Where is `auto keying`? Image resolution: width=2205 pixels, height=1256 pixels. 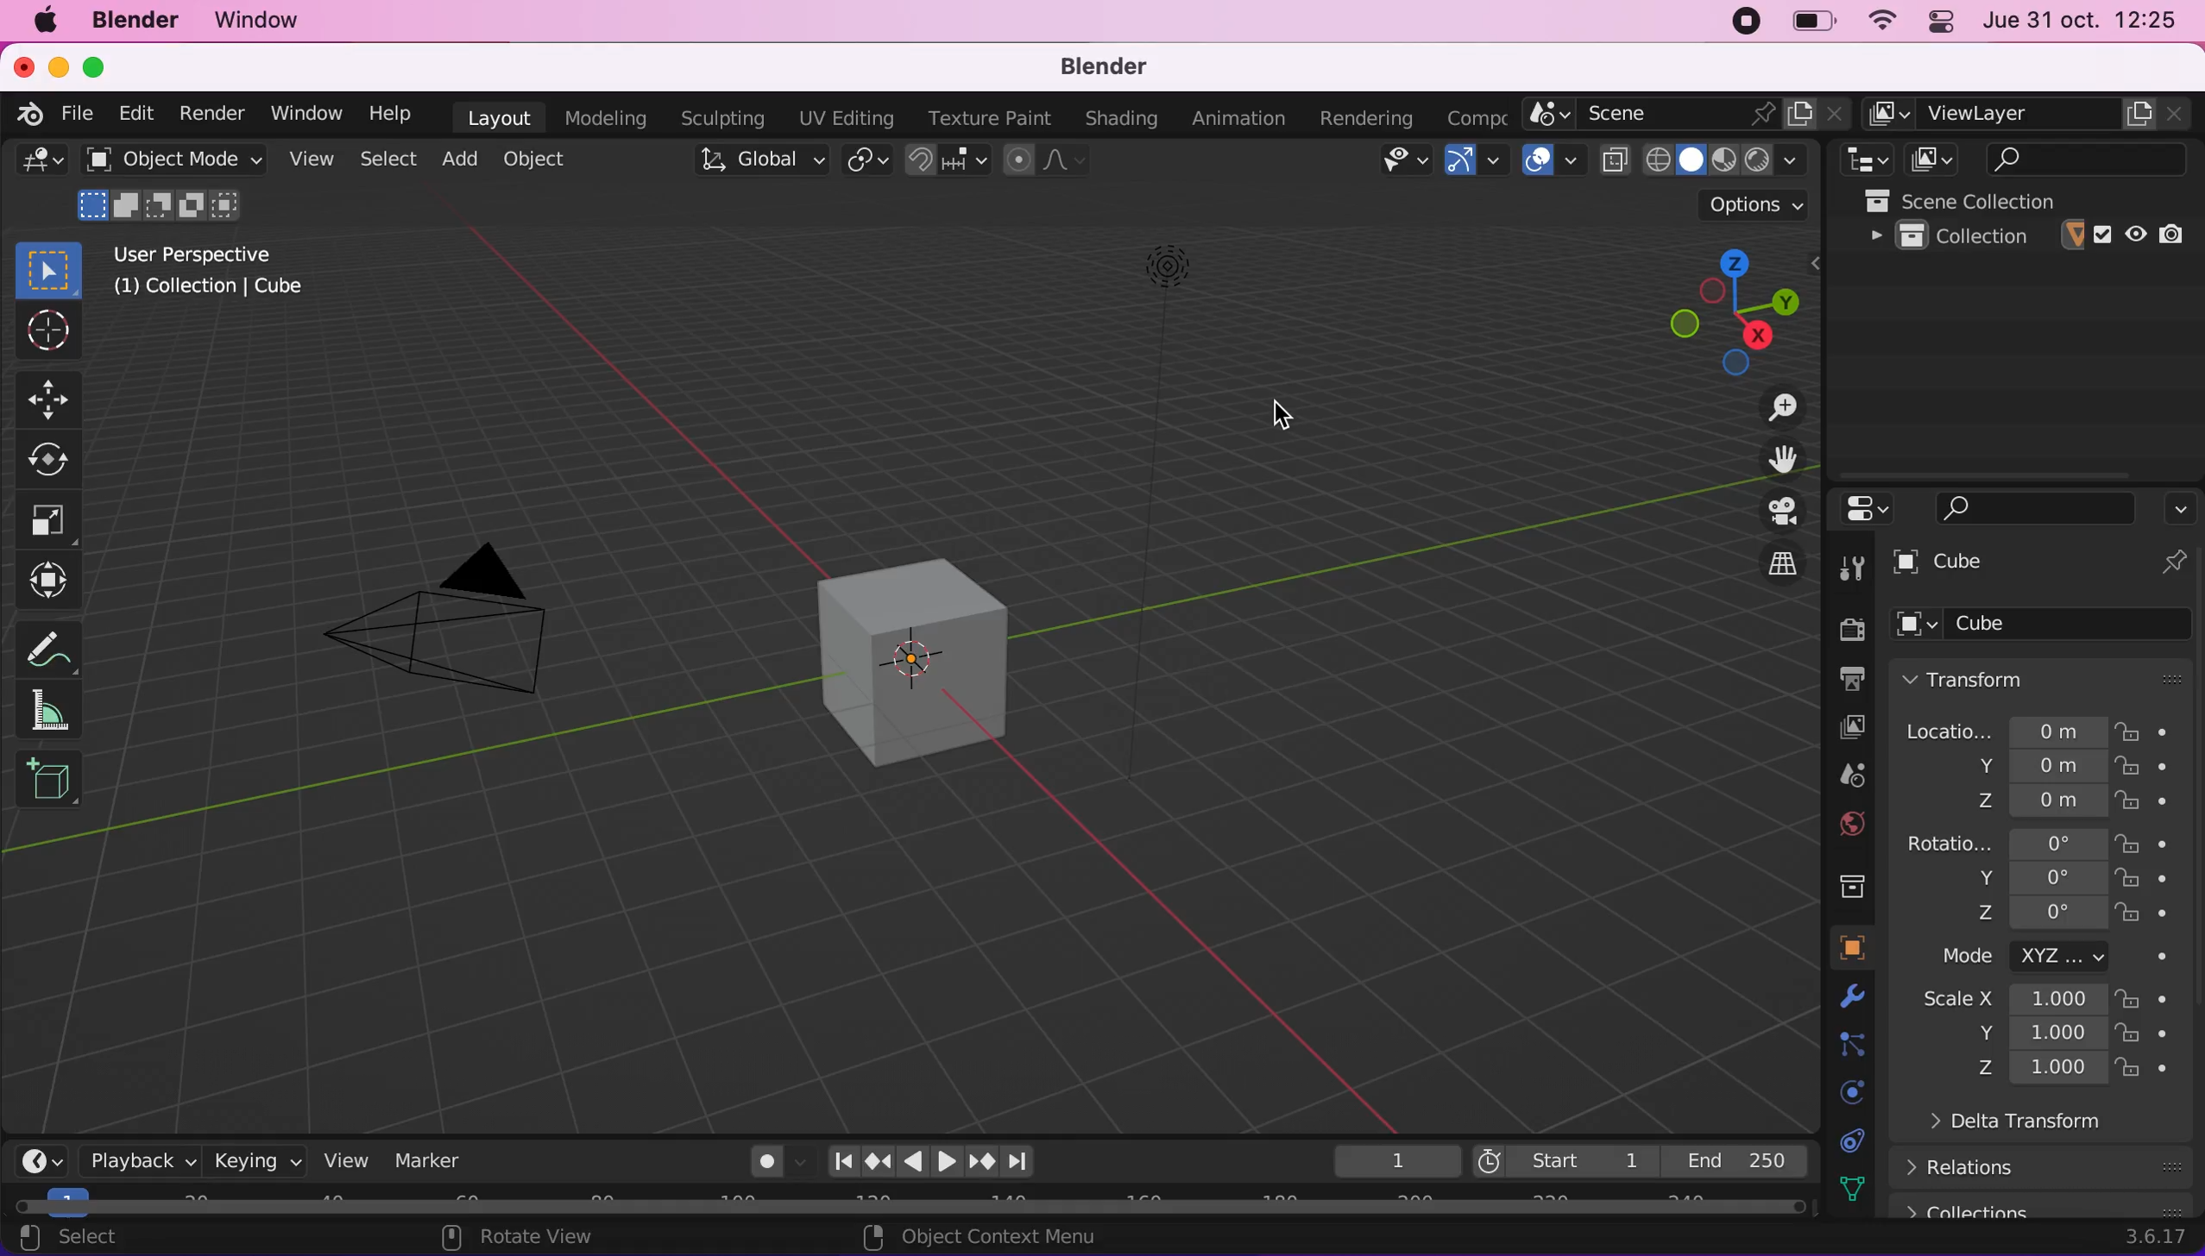 auto keying is located at coordinates (762, 1160).